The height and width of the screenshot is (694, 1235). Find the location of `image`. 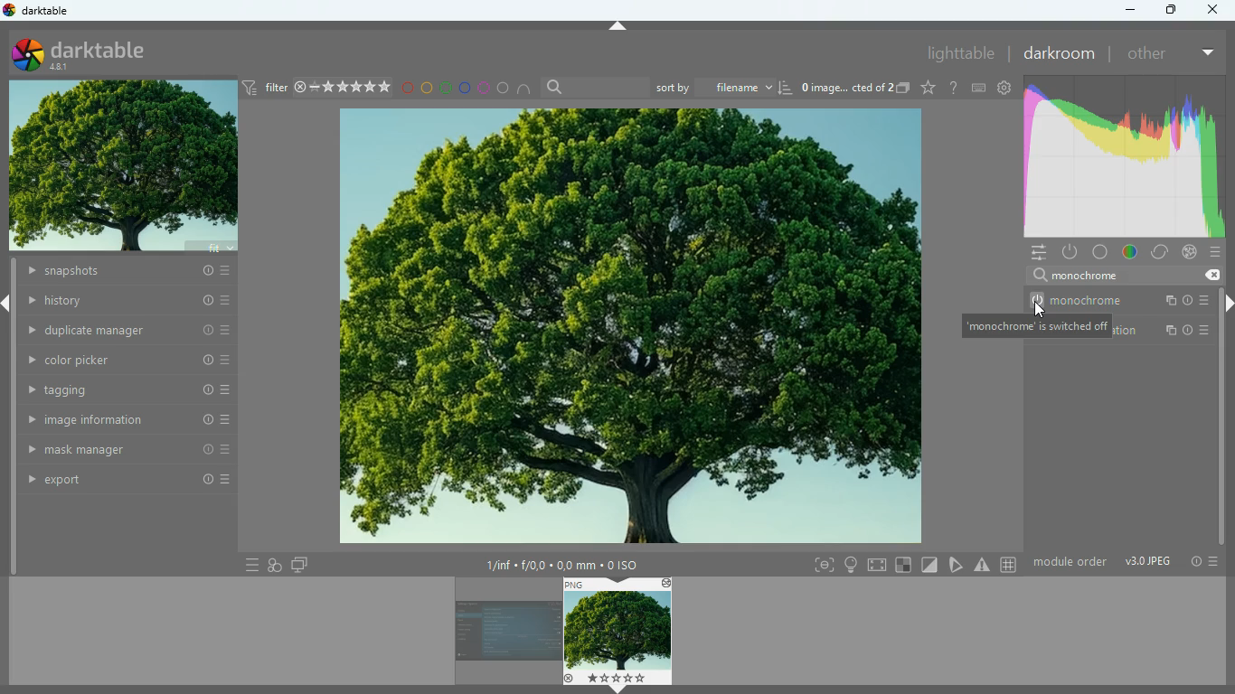

image is located at coordinates (500, 633).